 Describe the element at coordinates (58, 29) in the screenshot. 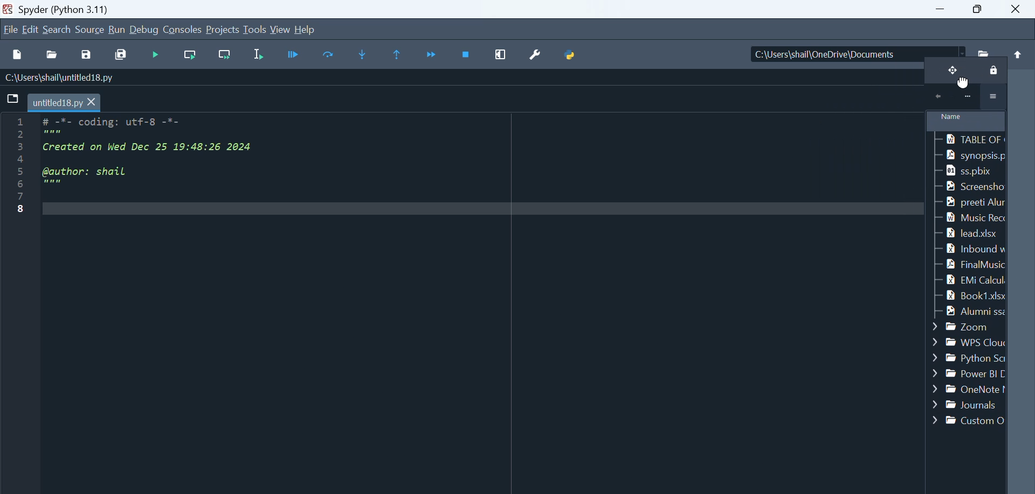

I see `search` at that location.